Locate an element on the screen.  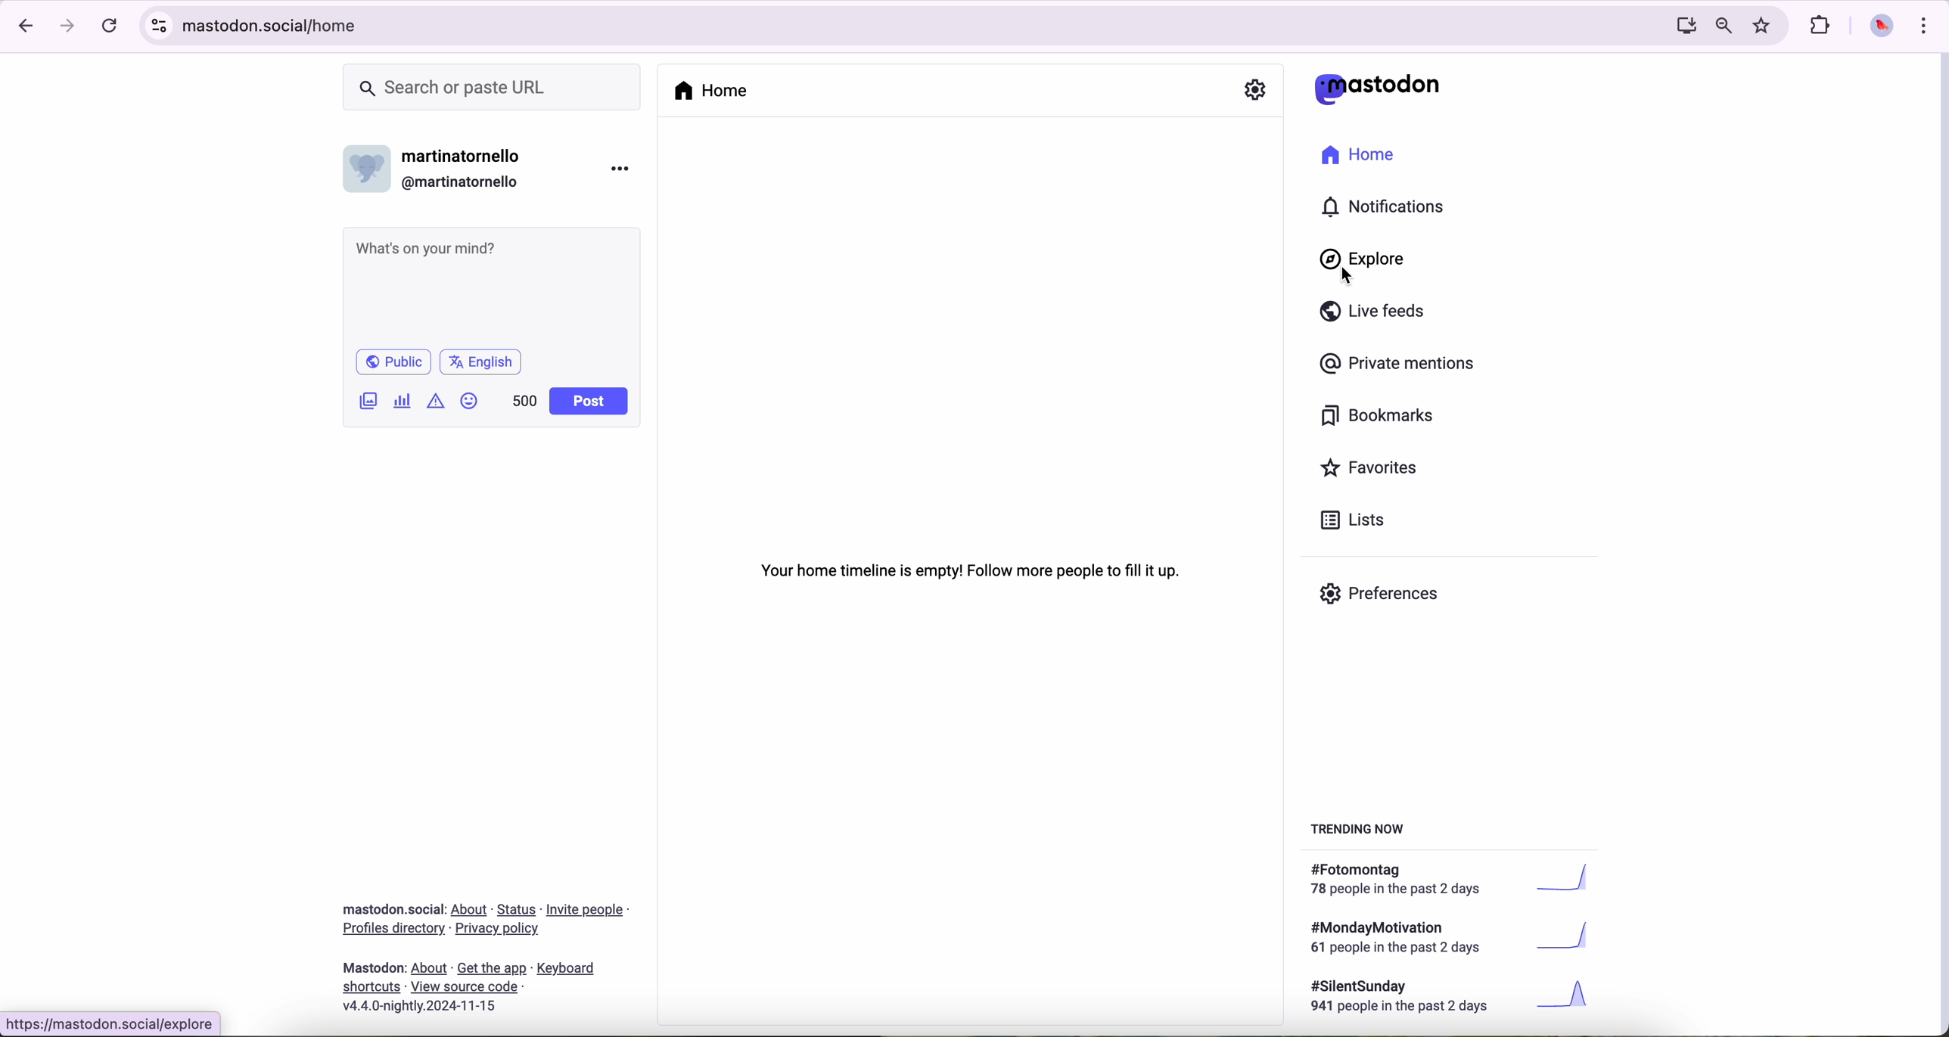
emoji is located at coordinates (470, 400).